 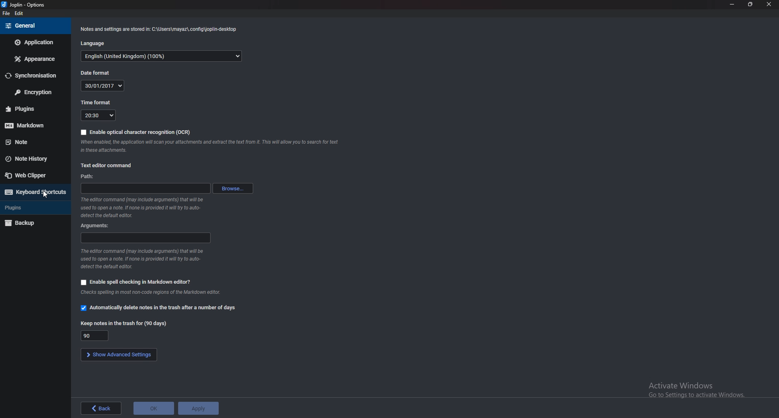 What do you see at coordinates (34, 59) in the screenshot?
I see `Appearance` at bounding box center [34, 59].